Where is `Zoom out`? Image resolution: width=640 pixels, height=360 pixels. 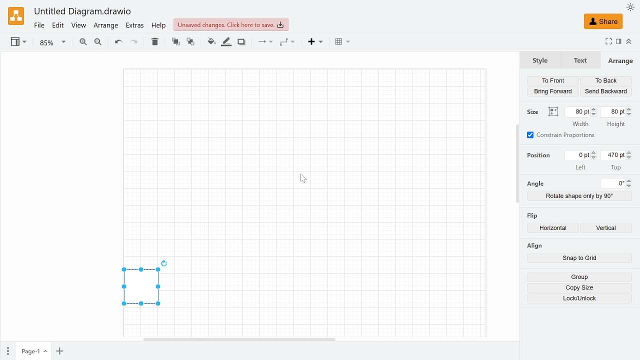 Zoom out is located at coordinates (98, 43).